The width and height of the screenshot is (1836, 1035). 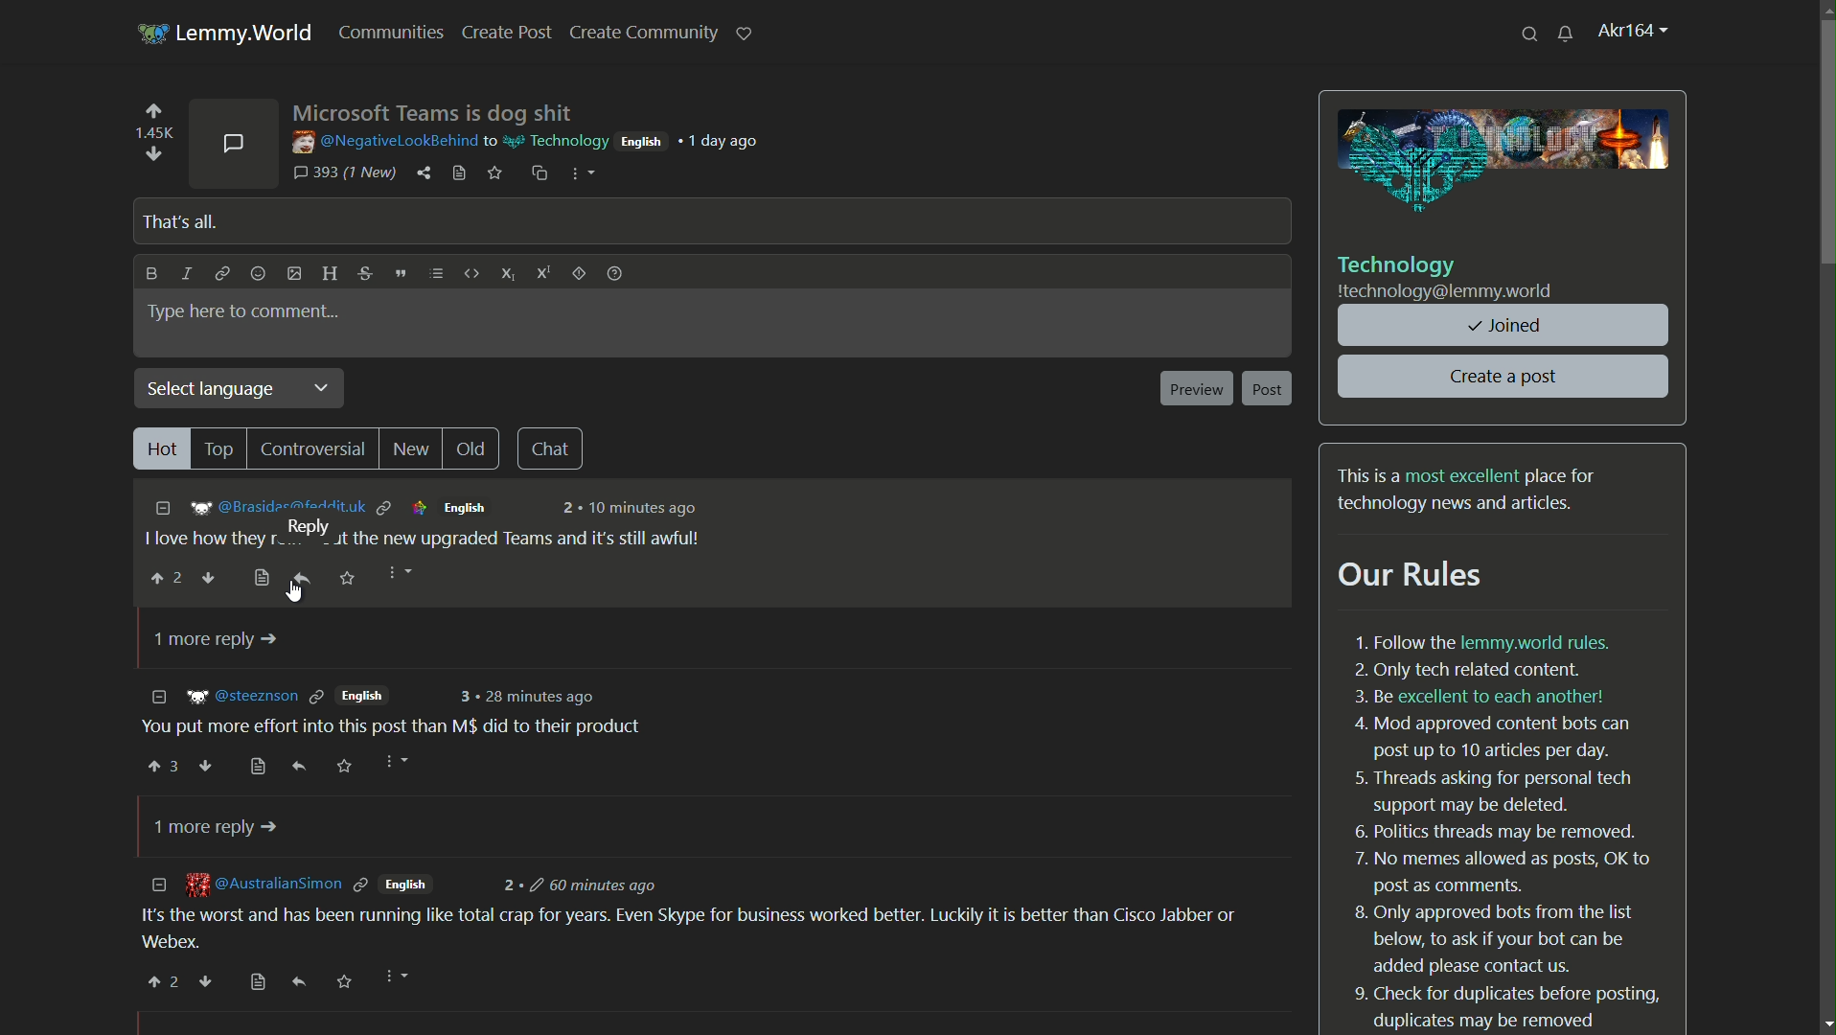 What do you see at coordinates (579, 173) in the screenshot?
I see `more options` at bounding box center [579, 173].